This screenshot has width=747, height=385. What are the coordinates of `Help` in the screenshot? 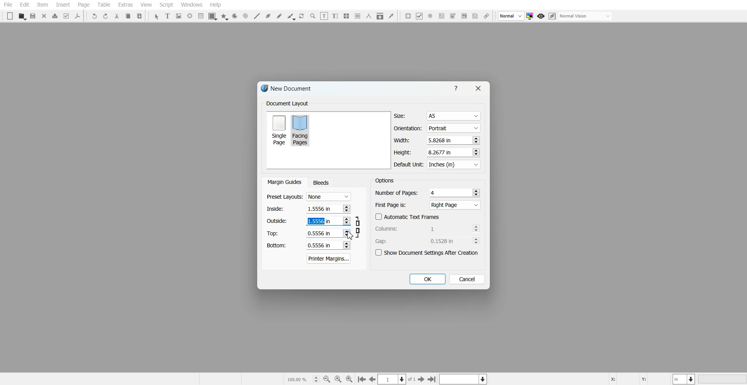 It's located at (458, 88).